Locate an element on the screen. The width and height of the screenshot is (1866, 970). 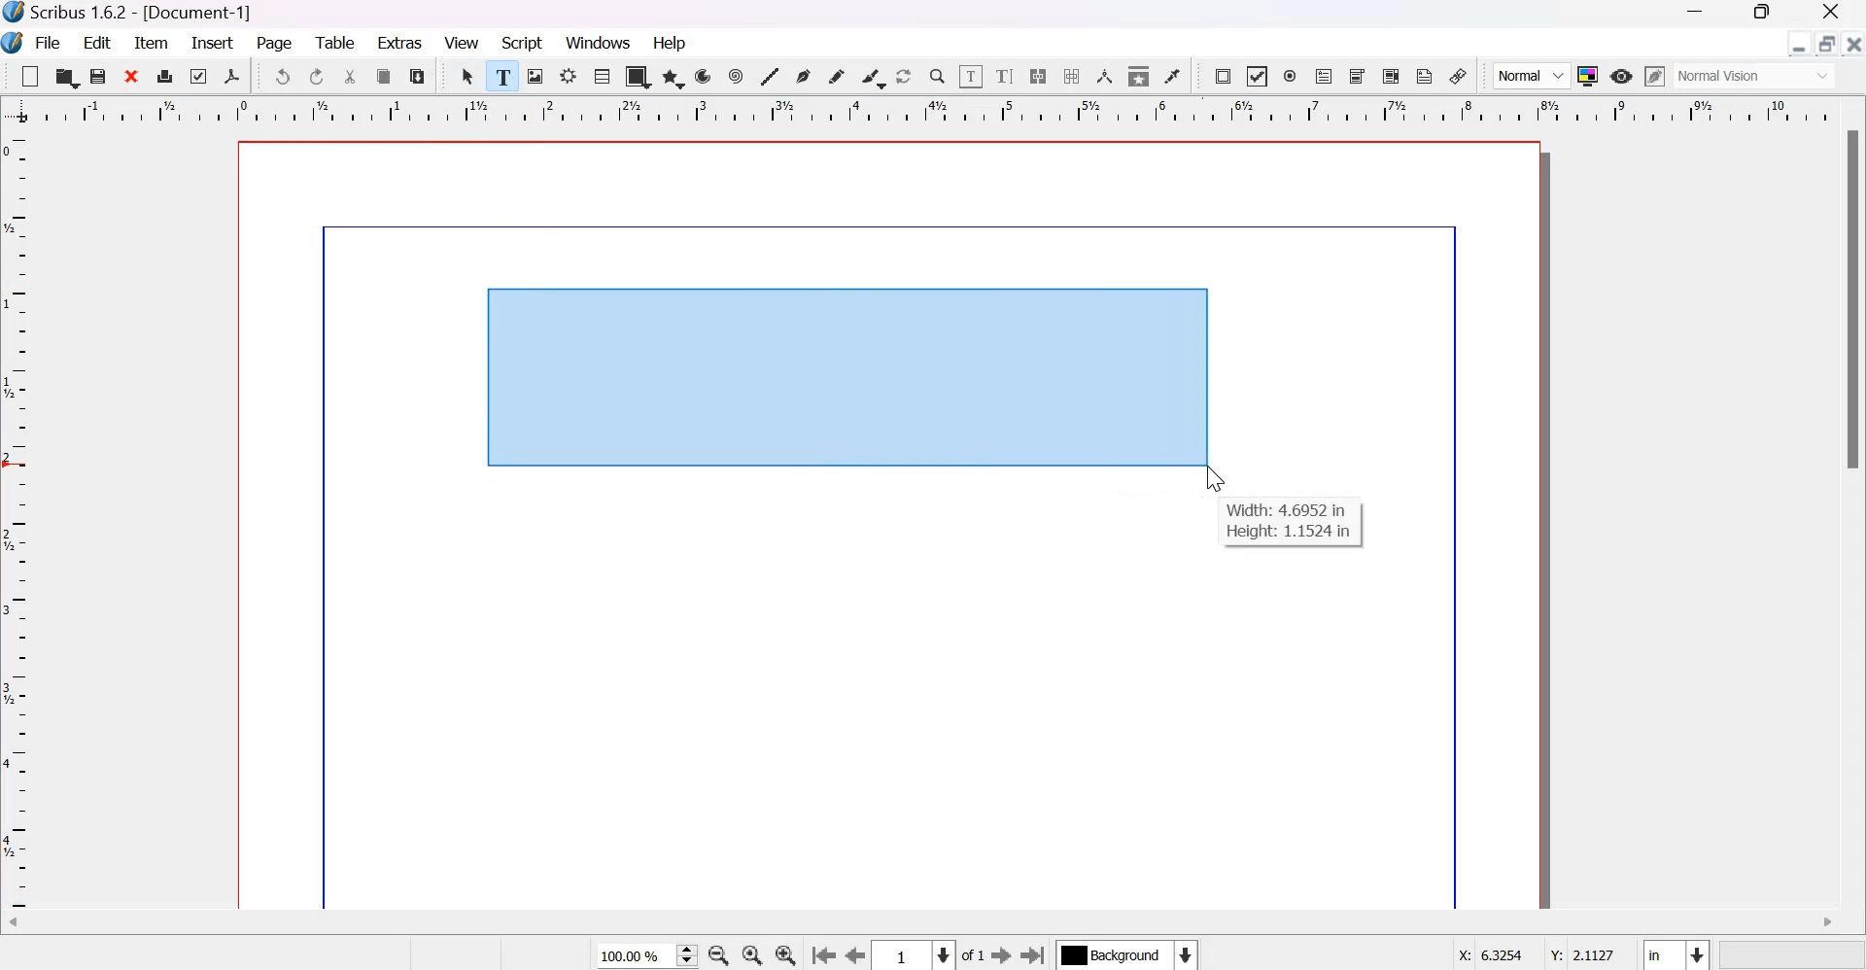
Eye dropper is located at coordinates (1172, 76).